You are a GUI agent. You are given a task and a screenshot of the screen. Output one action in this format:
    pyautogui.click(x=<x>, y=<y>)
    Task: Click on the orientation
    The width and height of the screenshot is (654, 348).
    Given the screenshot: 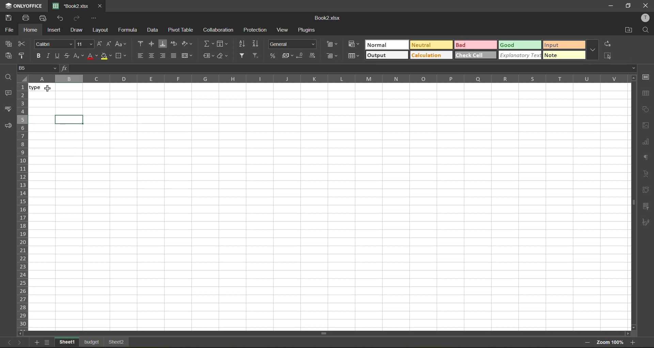 What is the action you would take?
    pyautogui.click(x=187, y=45)
    